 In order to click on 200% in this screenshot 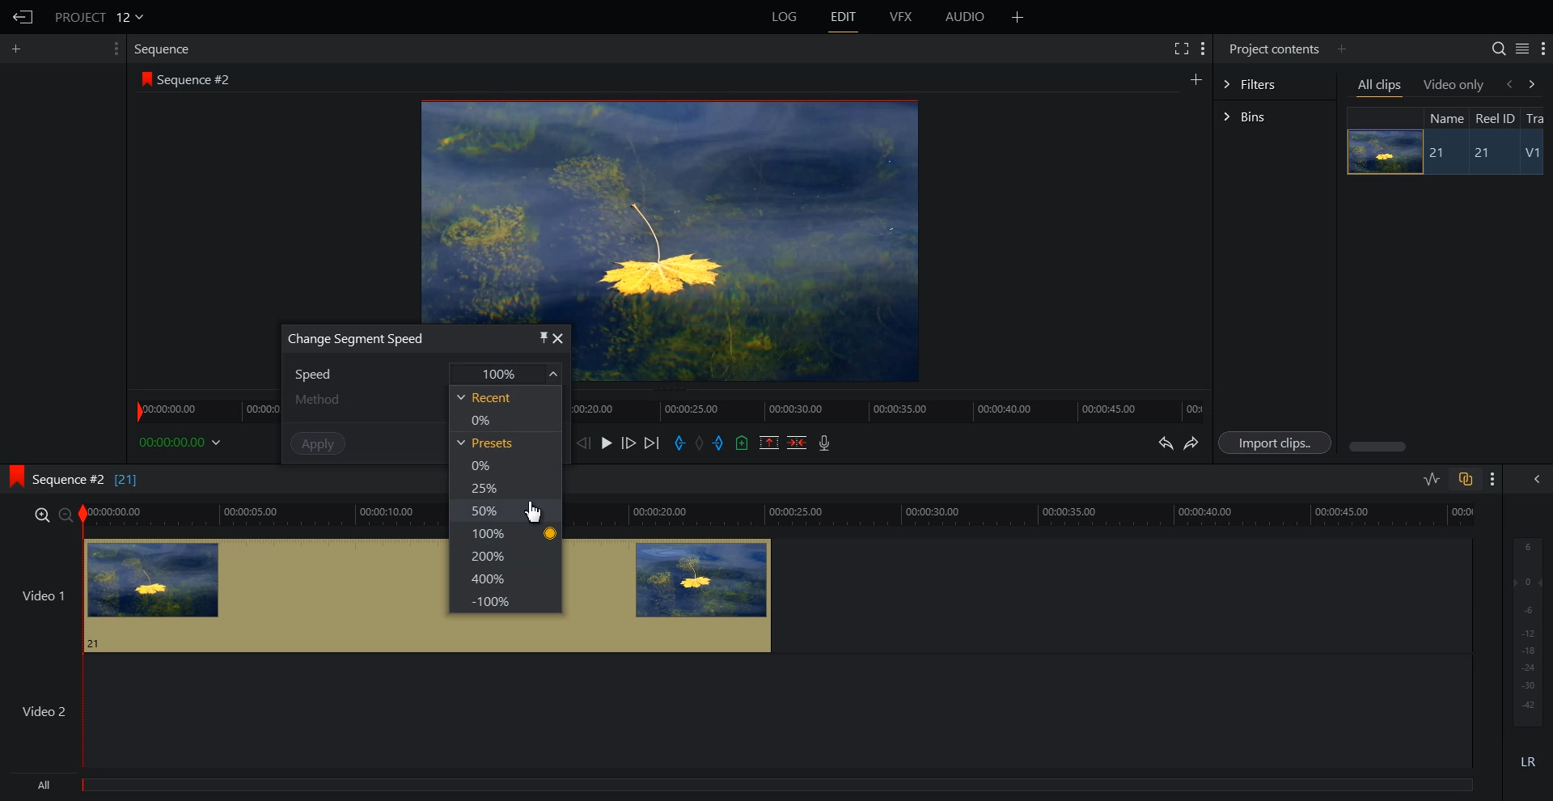, I will do `click(485, 557)`.